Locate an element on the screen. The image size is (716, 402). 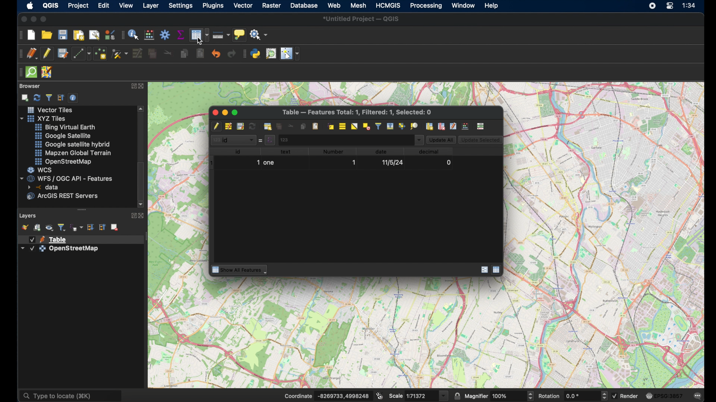
minimize is located at coordinates (225, 112).